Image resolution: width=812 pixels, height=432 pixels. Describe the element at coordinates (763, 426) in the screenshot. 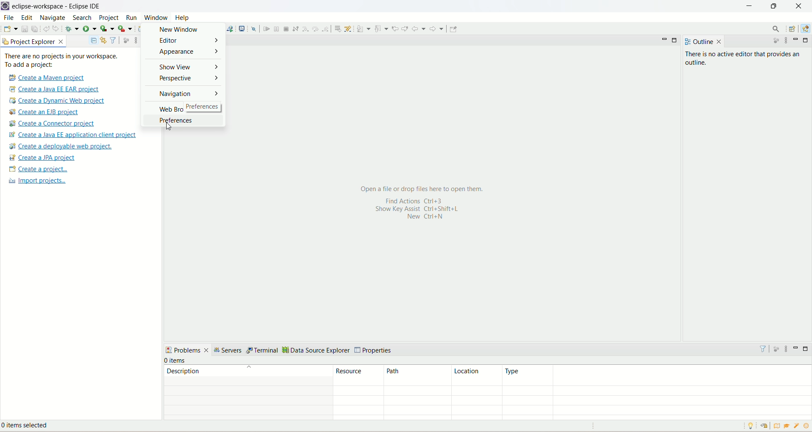

I see `restore welcome` at that location.